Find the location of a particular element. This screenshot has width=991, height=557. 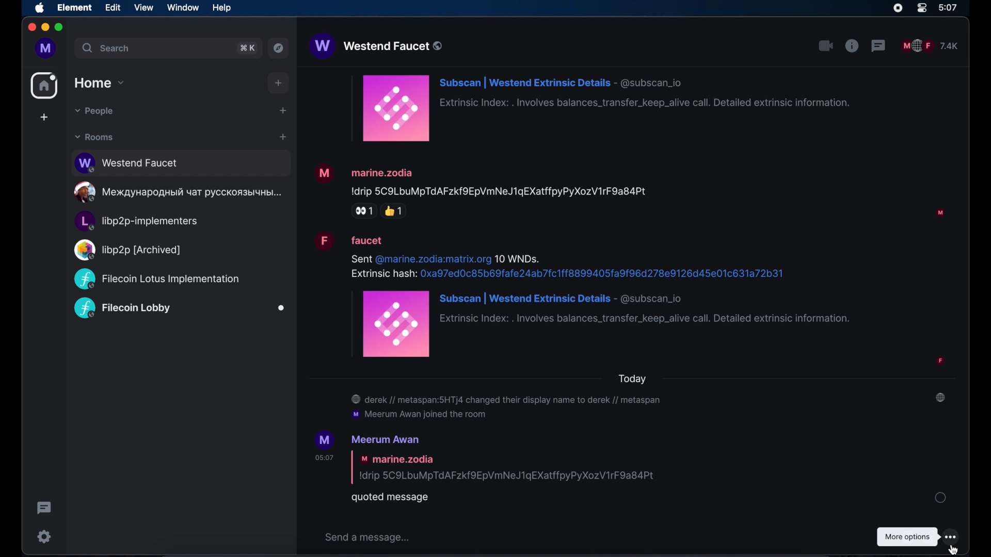

threads is located at coordinates (879, 46).